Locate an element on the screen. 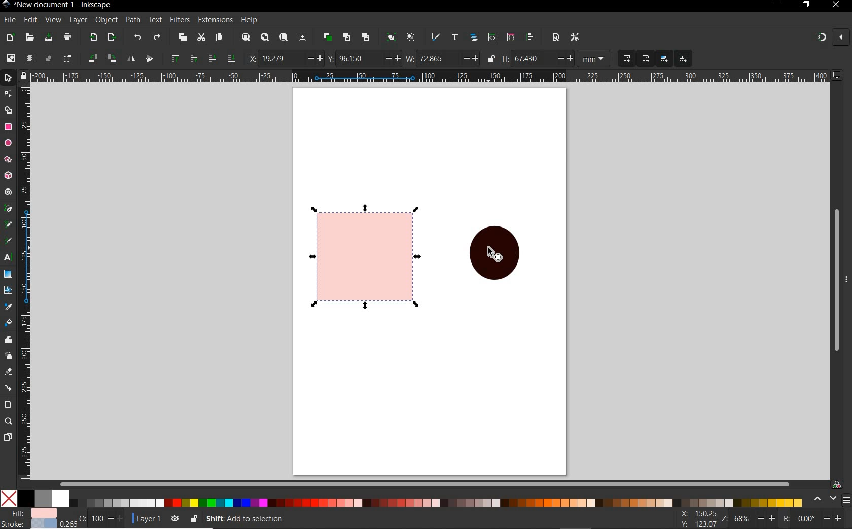 This screenshot has height=529, width=852. color pallet is located at coordinates (420, 499).